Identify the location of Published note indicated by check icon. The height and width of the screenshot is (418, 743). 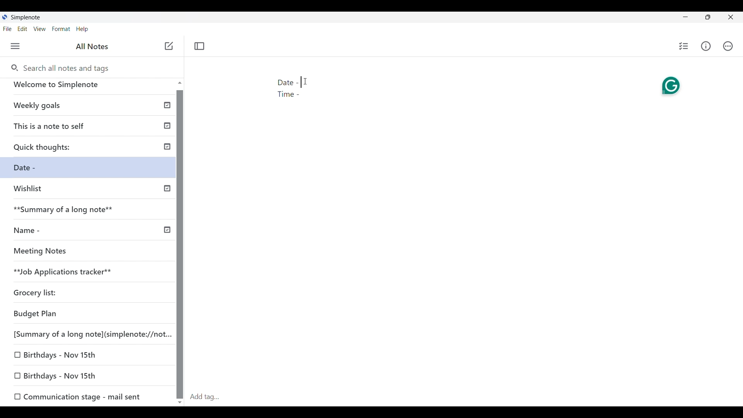
(92, 128).